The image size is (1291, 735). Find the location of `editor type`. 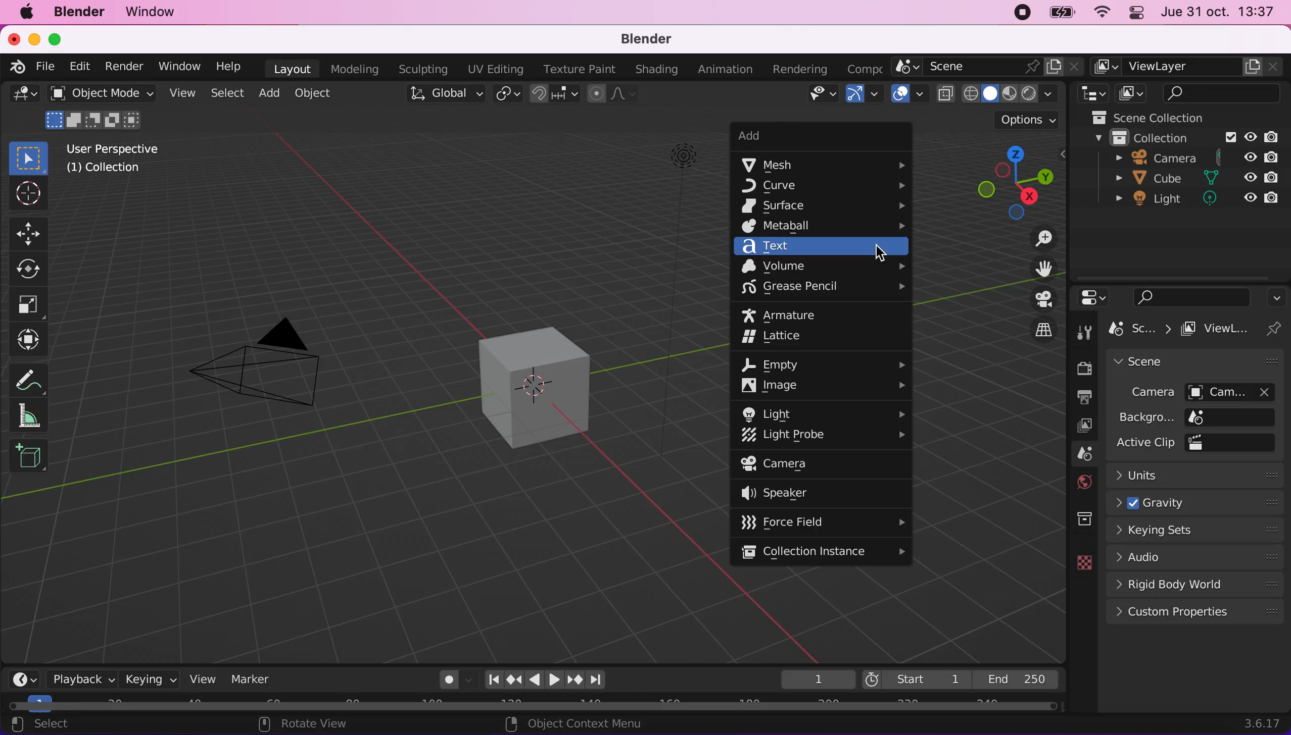

editor type is located at coordinates (23, 677).